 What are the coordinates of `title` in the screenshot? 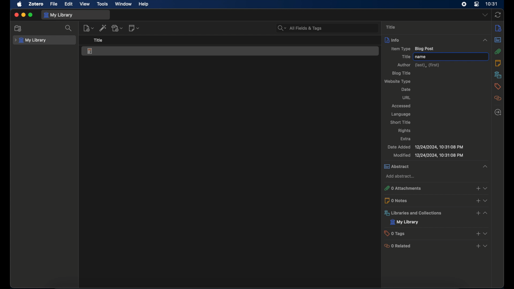 It's located at (405, 57).